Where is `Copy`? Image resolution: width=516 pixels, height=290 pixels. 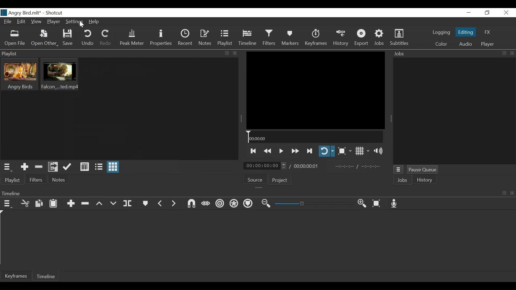 Copy is located at coordinates (39, 204).